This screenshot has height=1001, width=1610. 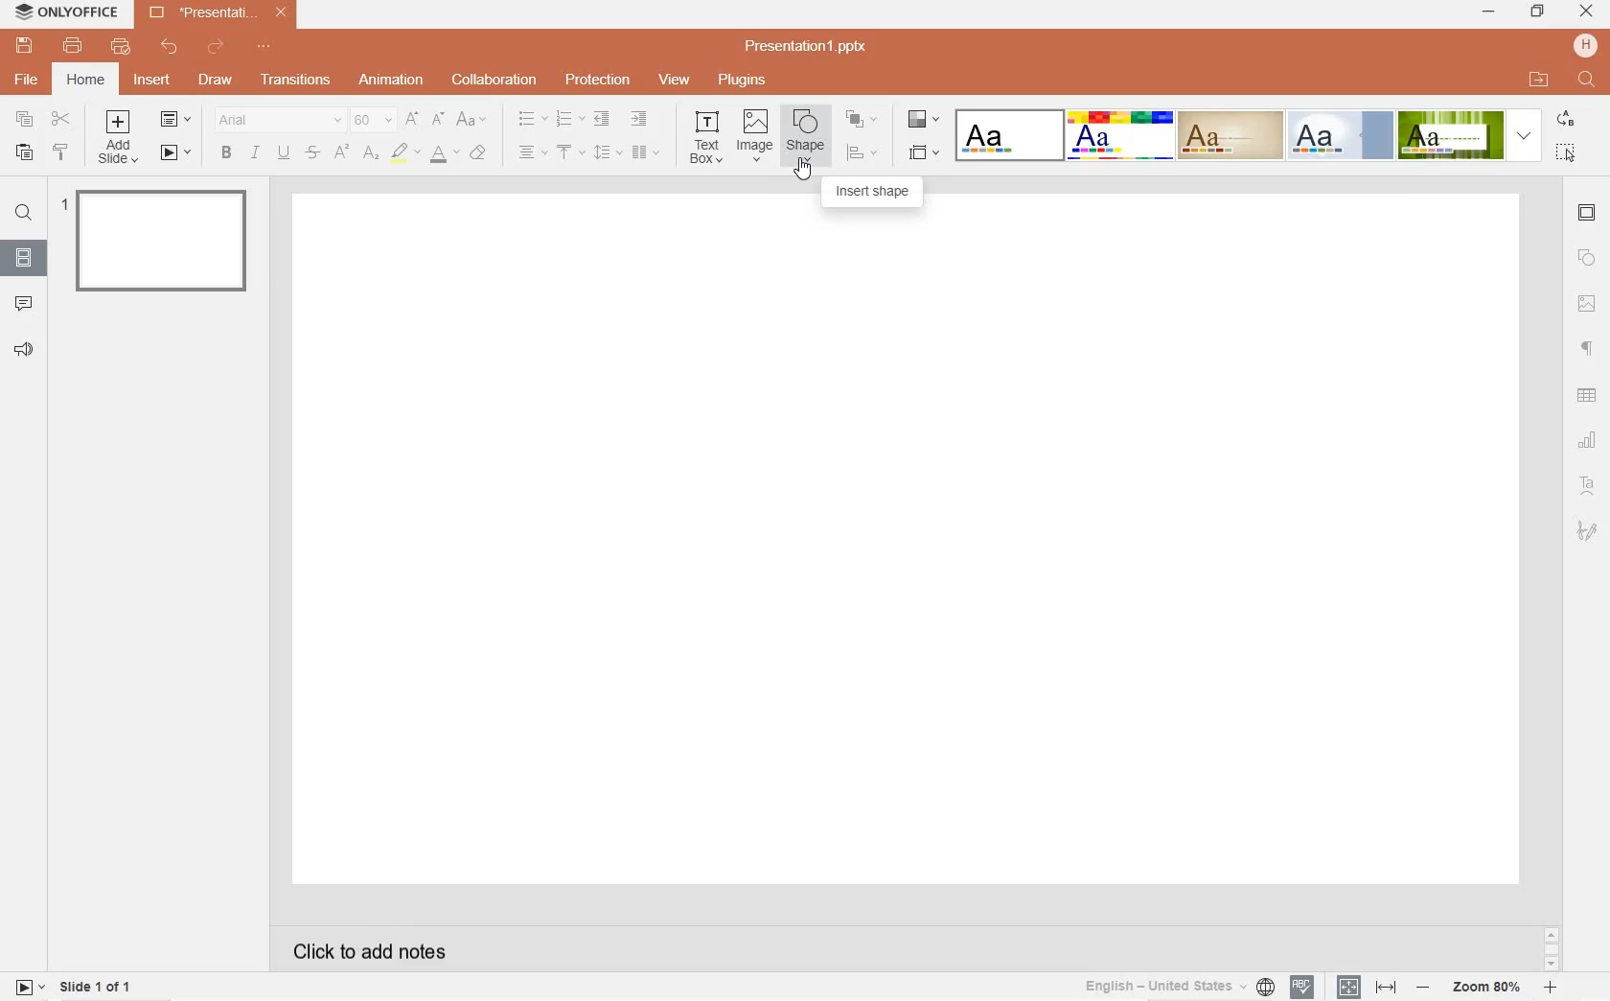 What do you see at coordinates (121, 139) in the screenshot?
I see `add slide` at bounding box center [121, 139].